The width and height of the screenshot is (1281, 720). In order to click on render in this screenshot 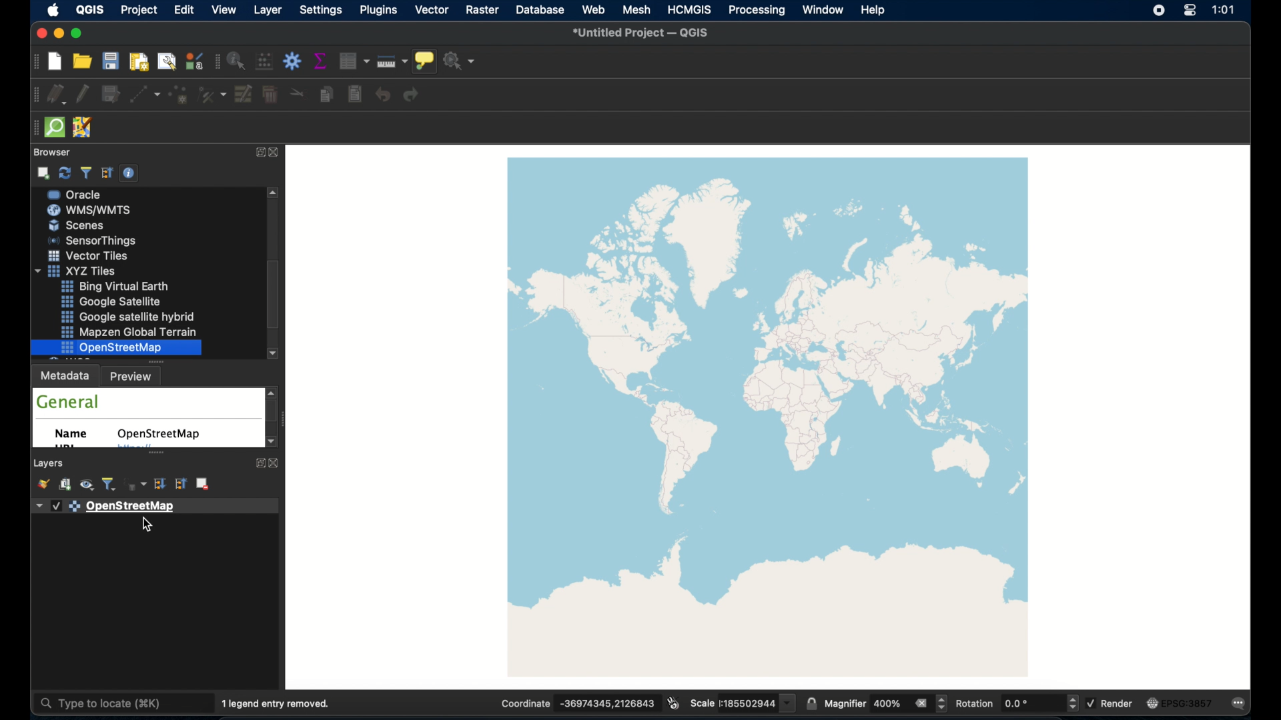, I will do `click(1112, 704)`.